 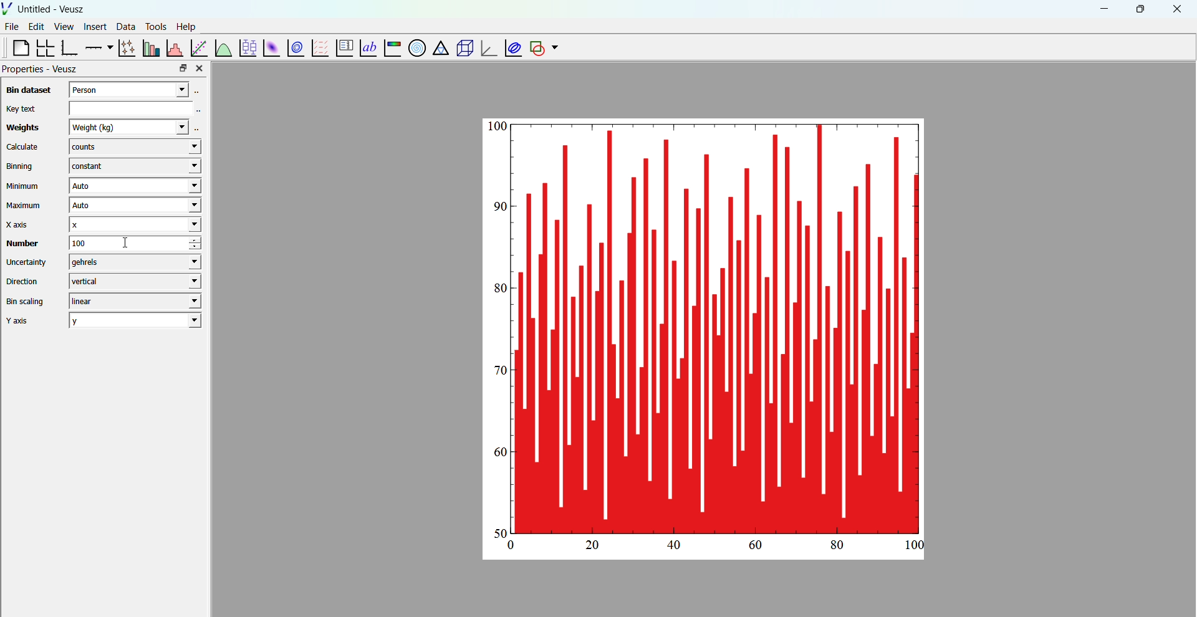 I want to click on Properties - Veusz, so click(x=41, y=69).